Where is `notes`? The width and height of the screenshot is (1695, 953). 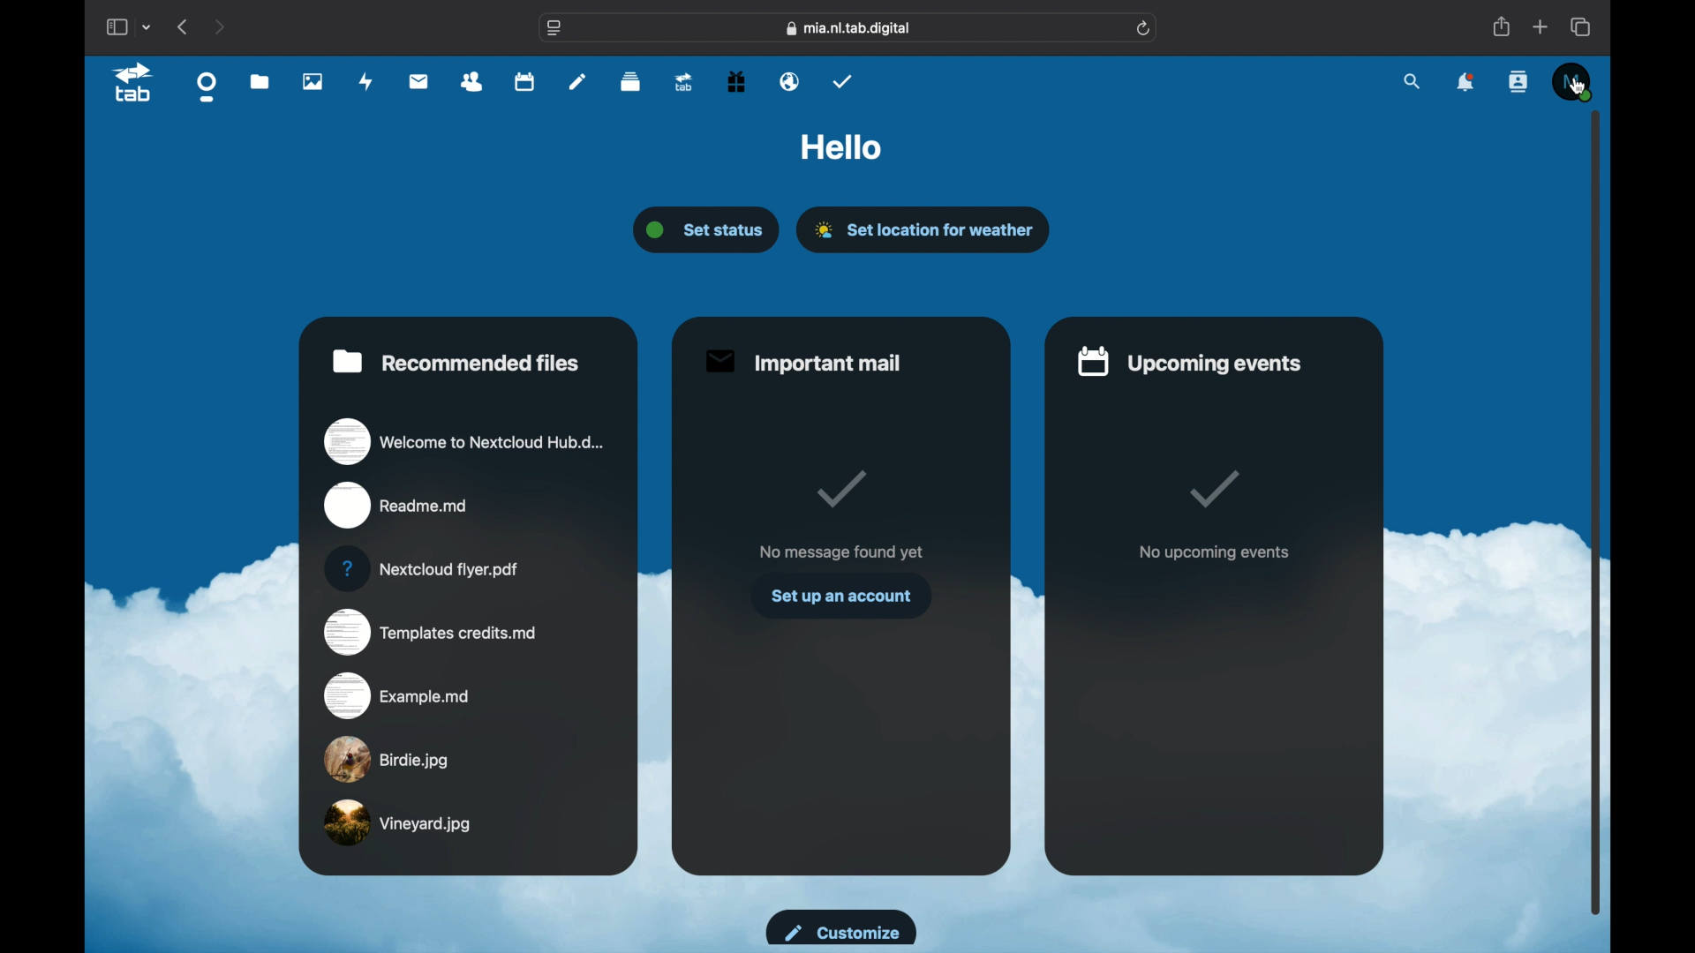
notes is located at coordinates (577, 80).